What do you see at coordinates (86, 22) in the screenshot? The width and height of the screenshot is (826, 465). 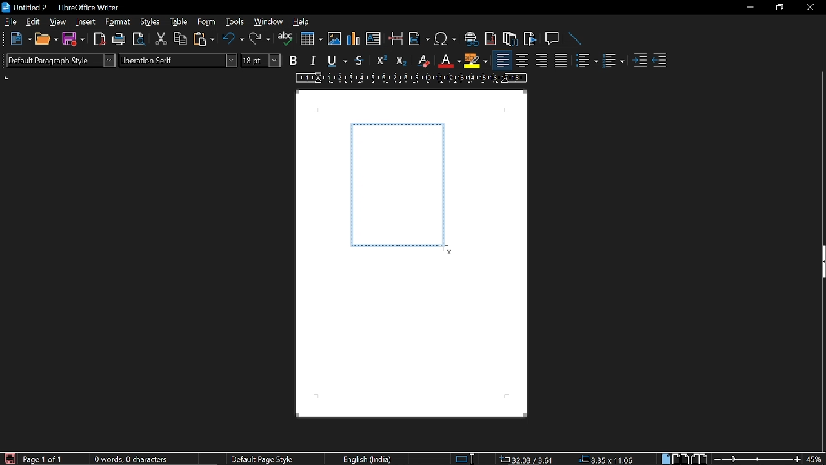 I see `insert` at bounding box center [86, 22].